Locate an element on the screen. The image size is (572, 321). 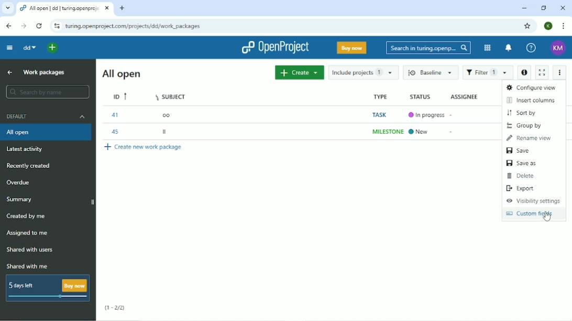
search tabs is located at coordinates (8, 8).